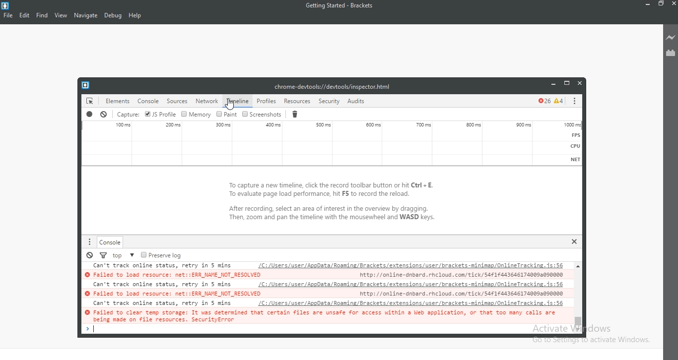 Image resolution: width=678 pixels, height=360 pixels. Describe the element at coordinates (85, 85) in the screenshot. I see `logo` at that location.